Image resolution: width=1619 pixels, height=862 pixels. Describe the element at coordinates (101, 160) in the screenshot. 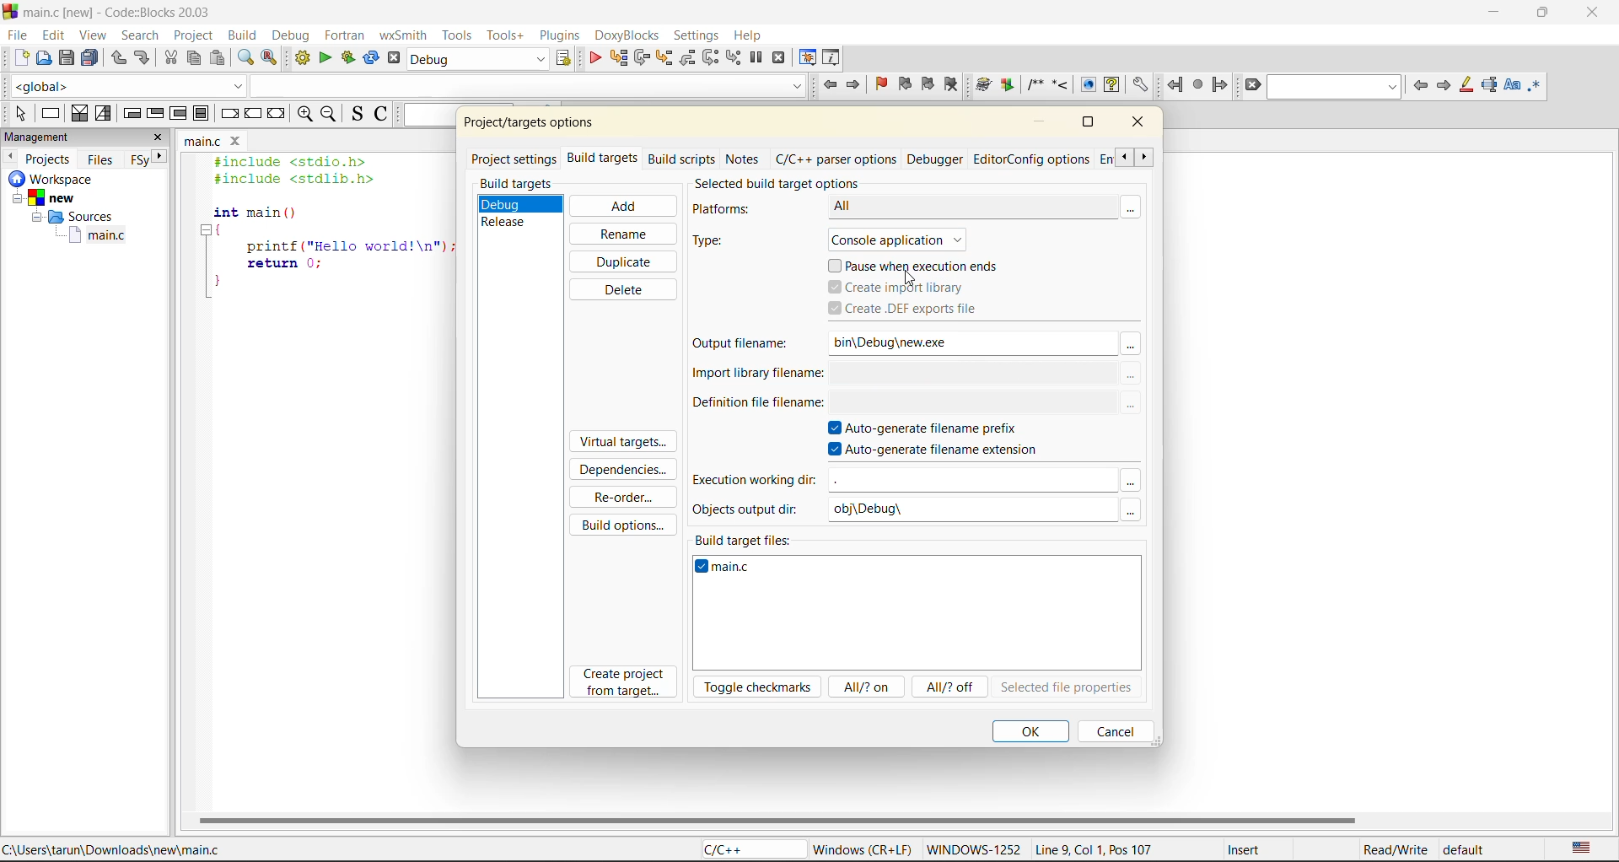

I see `files` at that location.